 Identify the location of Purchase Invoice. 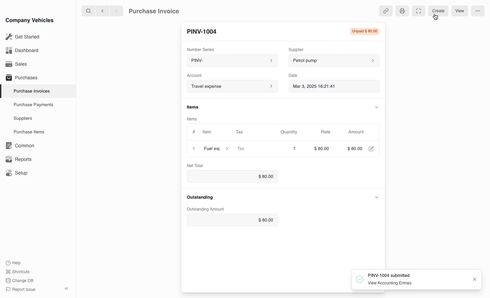
(159, 11).